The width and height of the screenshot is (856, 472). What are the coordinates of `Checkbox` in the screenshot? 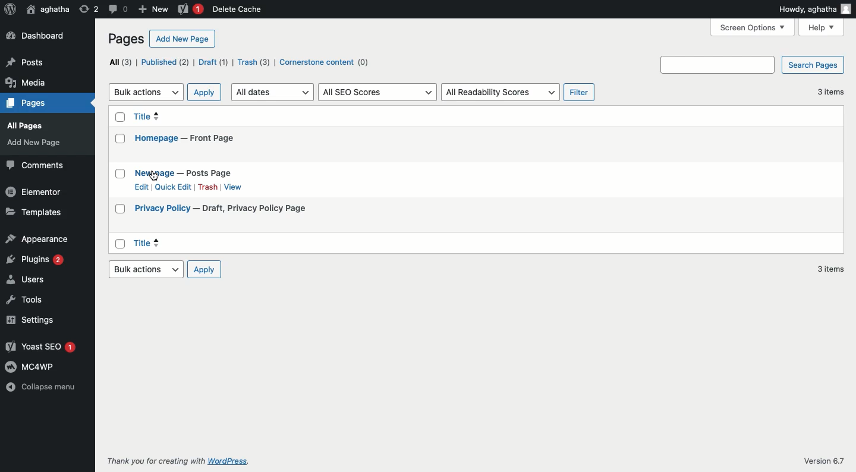 It's located at (121, 243).